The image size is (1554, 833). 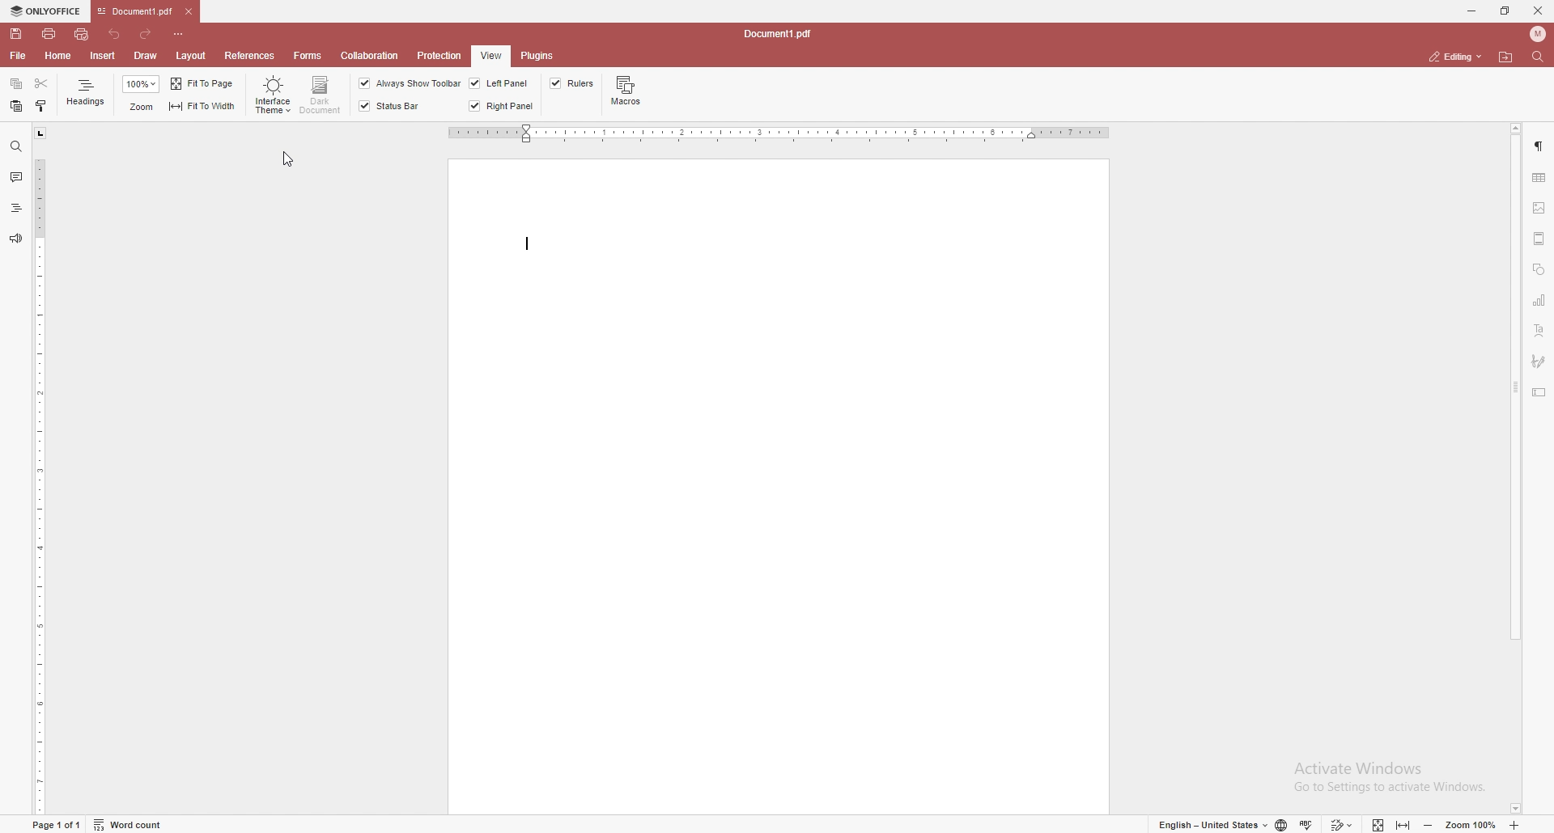 I want to click on tab, so click(x=134, y=11).